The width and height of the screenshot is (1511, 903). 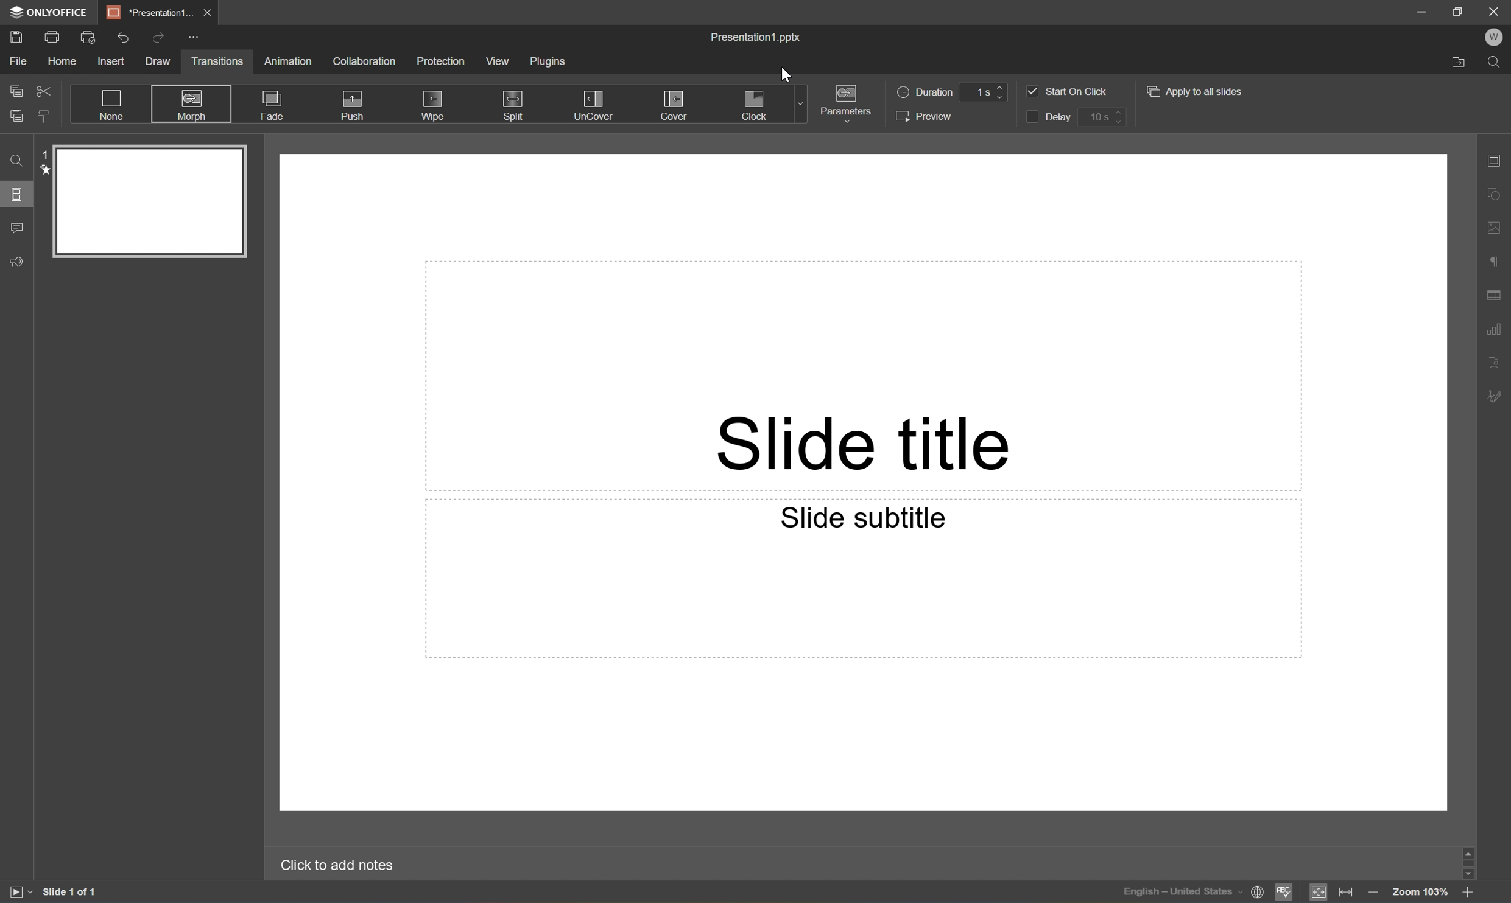 I want to click on Close, so click(x=1493, y=11).